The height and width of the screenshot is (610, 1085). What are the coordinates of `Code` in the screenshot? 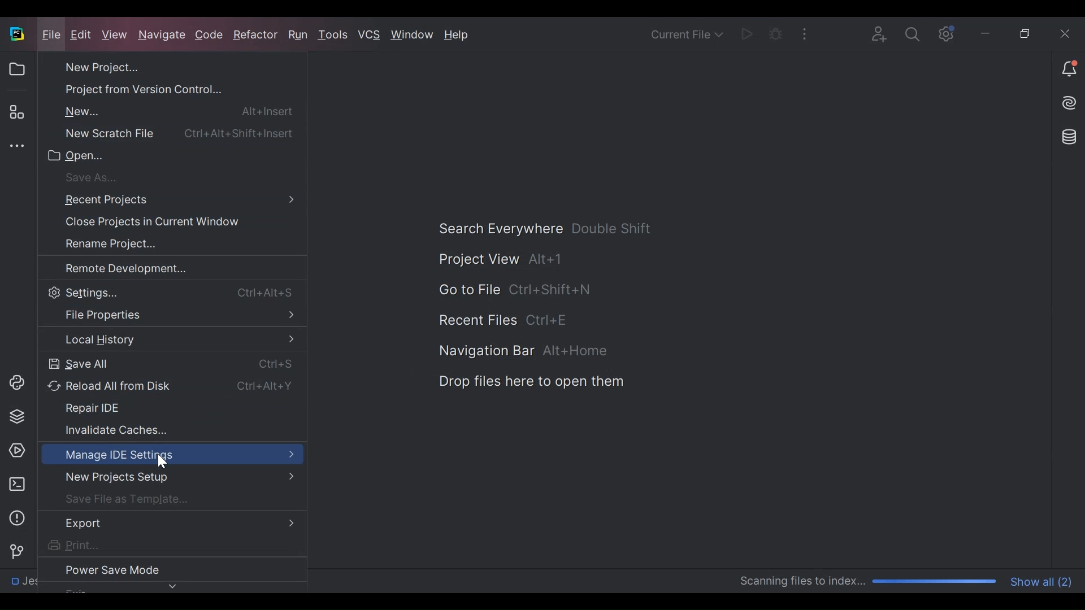 It's located at (210, 36).